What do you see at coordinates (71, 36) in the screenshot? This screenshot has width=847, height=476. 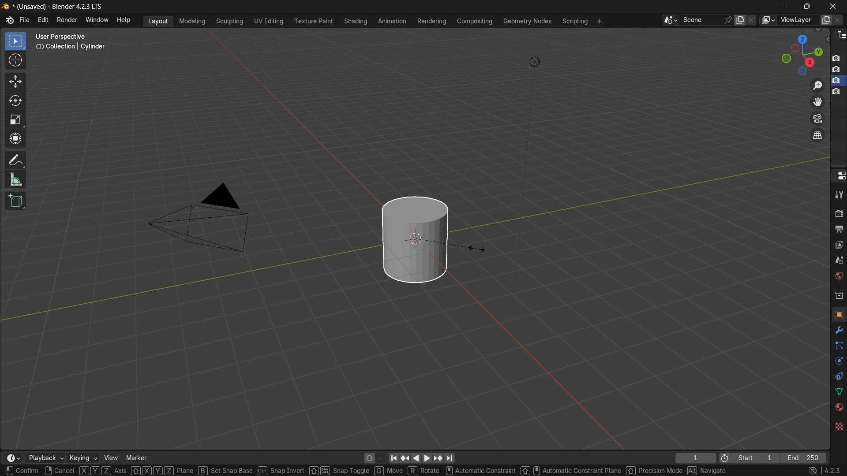 I see `User Perspective` at bounding box center [71, 36].